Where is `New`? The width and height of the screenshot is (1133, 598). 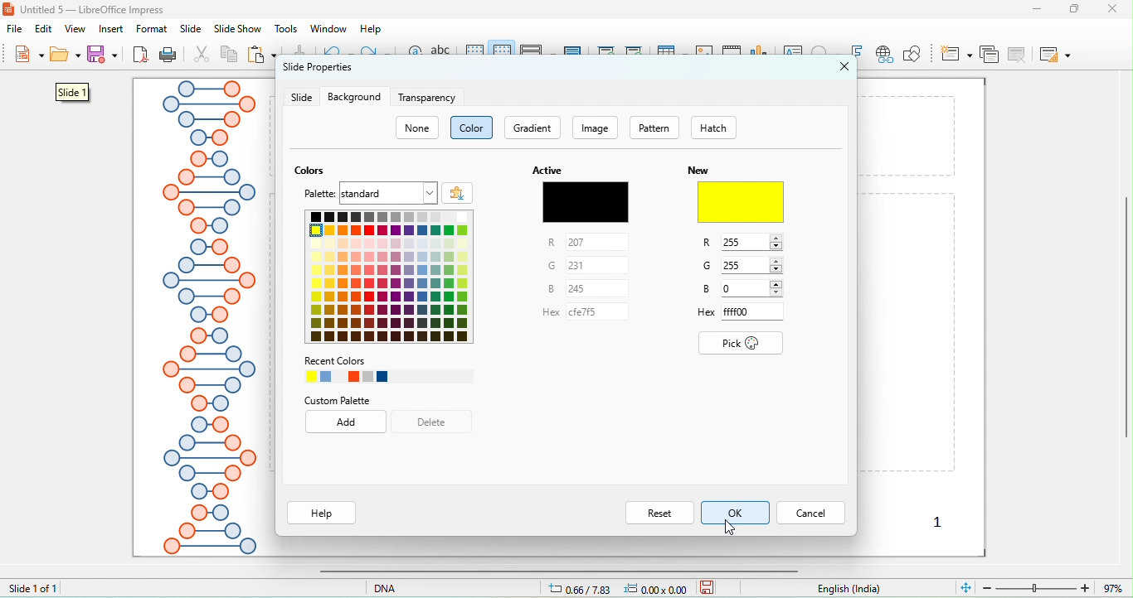 New is located at coordinates (698, 170).